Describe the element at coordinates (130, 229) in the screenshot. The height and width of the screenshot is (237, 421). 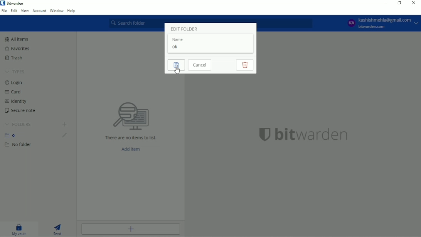
I see `Add item` at that location.